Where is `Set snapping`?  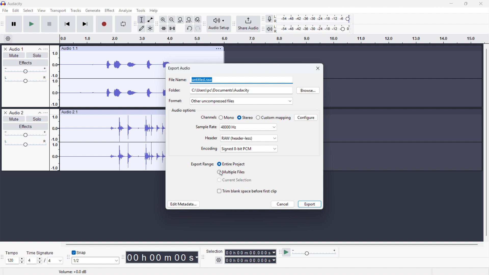
Set snapping is located at coordinates (96, 260).